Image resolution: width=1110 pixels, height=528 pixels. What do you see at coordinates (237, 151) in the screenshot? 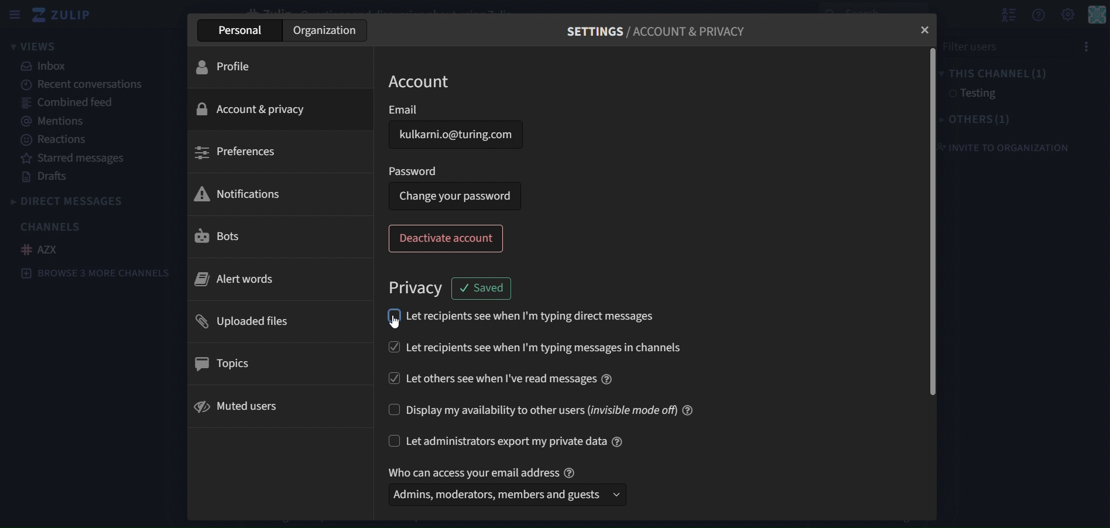
I see `preferences` at bounding box center [237, 151].